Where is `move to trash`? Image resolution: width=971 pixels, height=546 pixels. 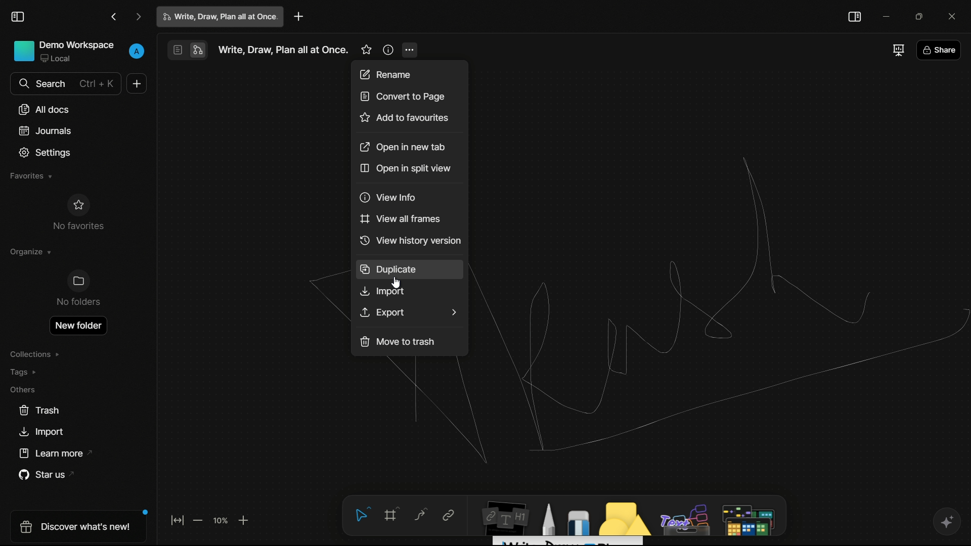
move to trash is located at coordinates (398, 341).